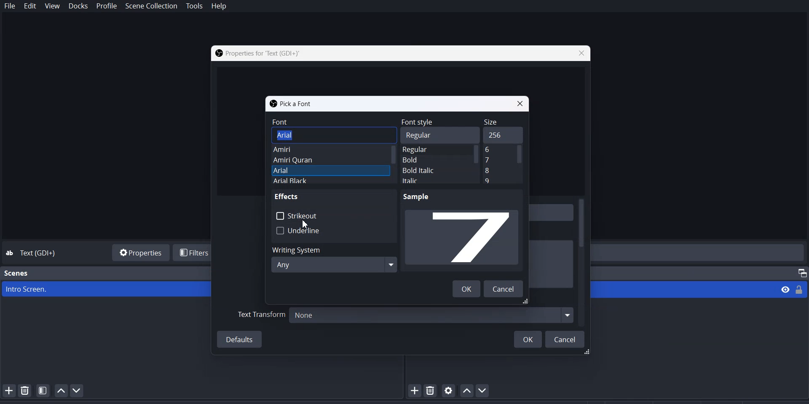 This screenshot has height=404, width=809. Describe the element at coordinates (528, 338) in the screenshot. I see `OK` at that location.